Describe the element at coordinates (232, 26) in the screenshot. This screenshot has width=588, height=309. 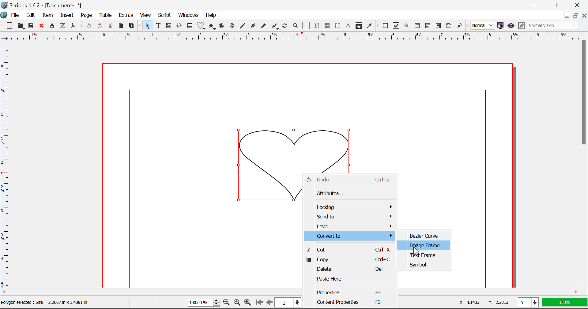
I see `Spiral` at that location.